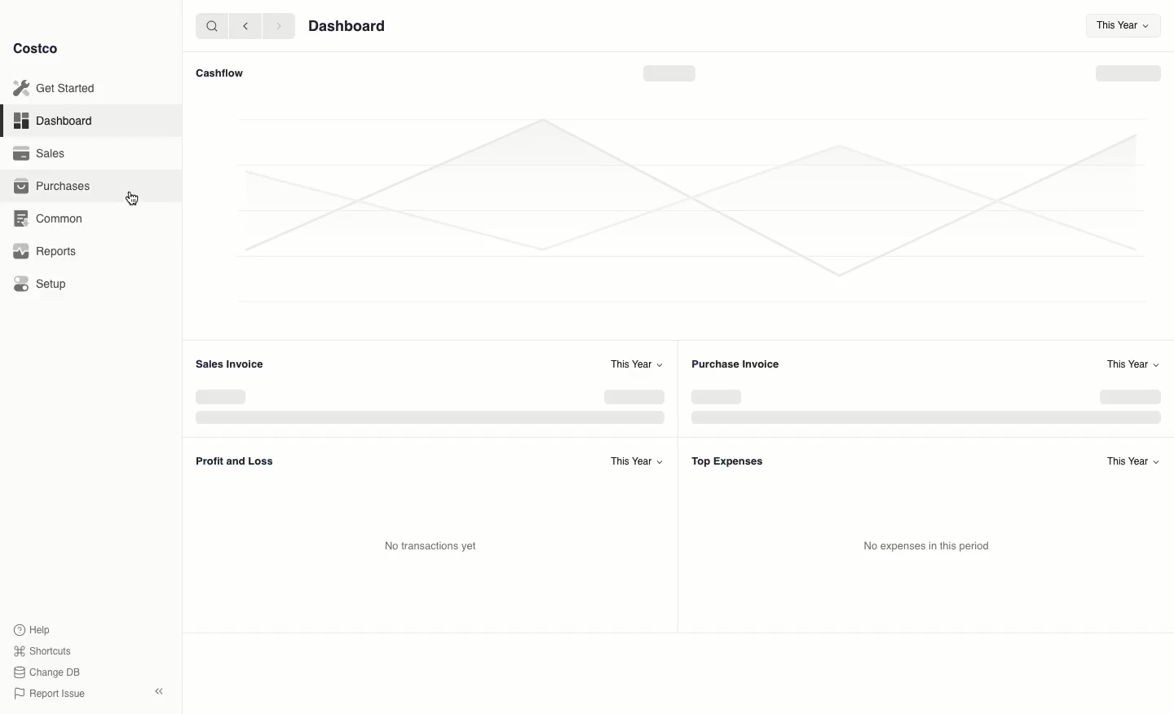 This screenshot has height=714, width=1174. I want to click on Purchases, so click(51, 185).